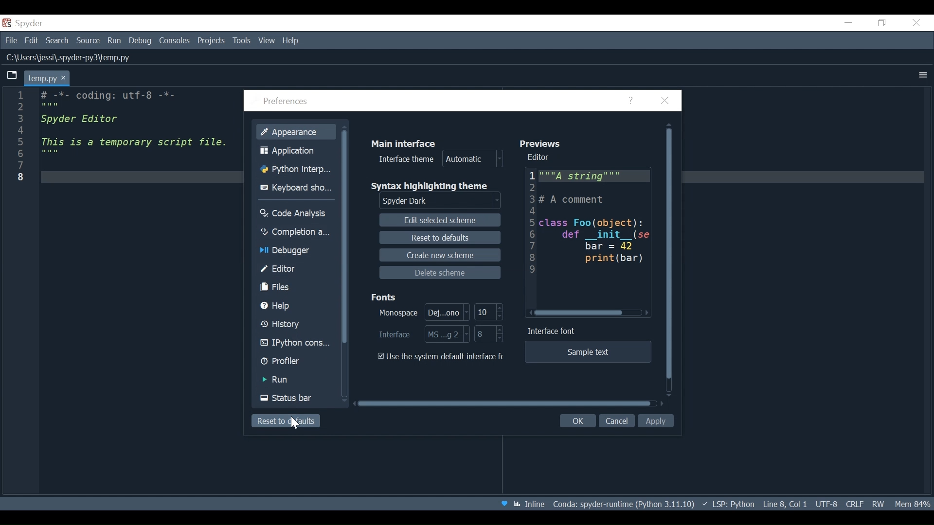 This screenshot has height=525, width=934. I want to click on Main Interface, so click(408, 142).